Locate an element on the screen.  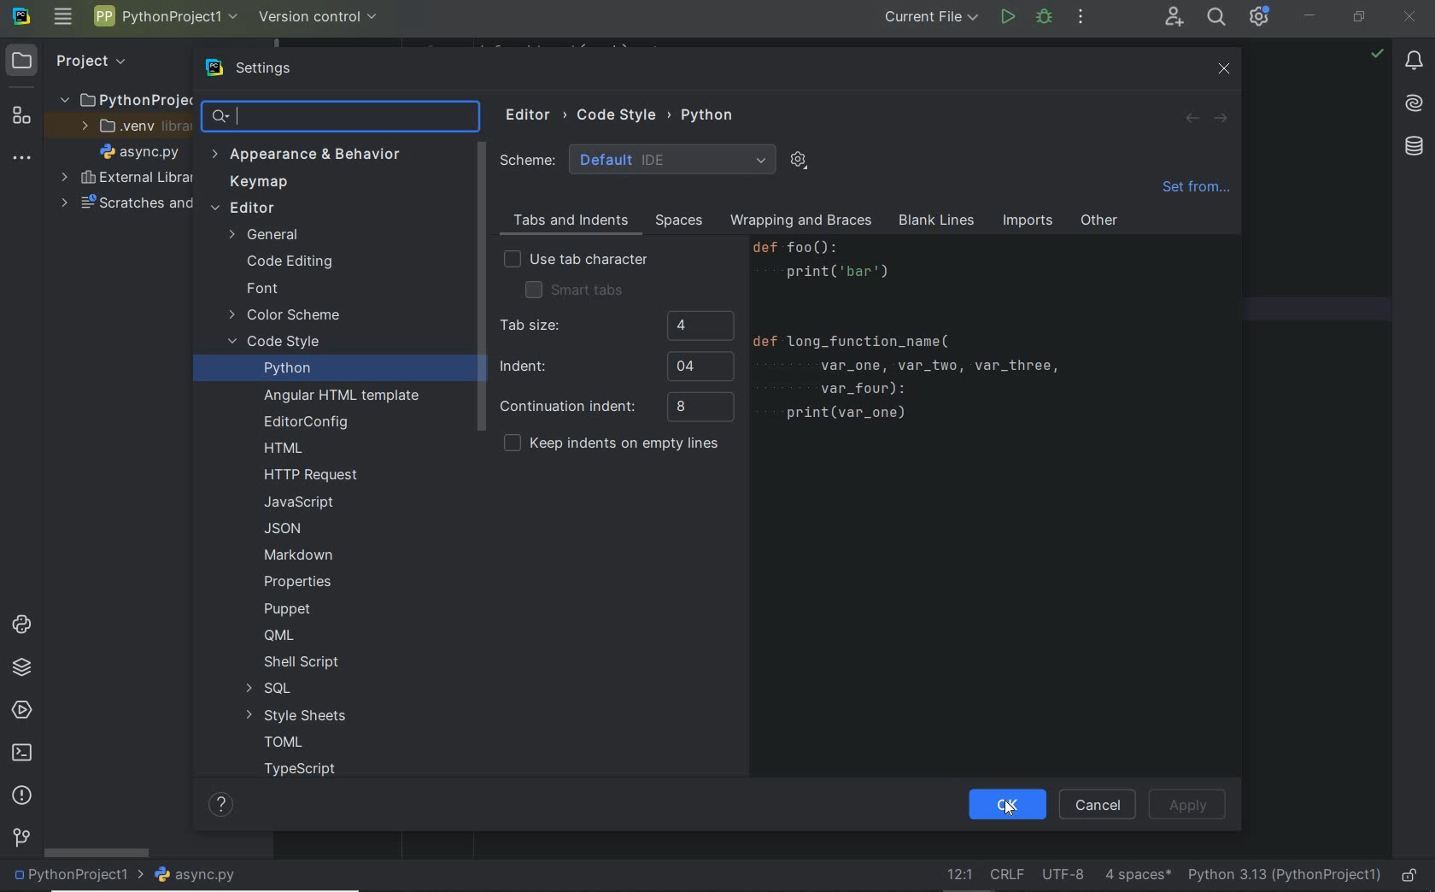
Search Everywhere is located at coordinates (1215, 20).